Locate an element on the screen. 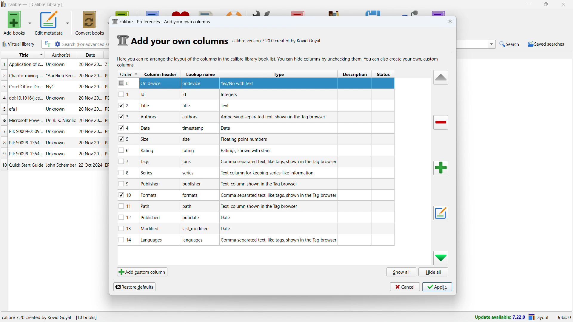  search bar is located at coordinates (86, 44).